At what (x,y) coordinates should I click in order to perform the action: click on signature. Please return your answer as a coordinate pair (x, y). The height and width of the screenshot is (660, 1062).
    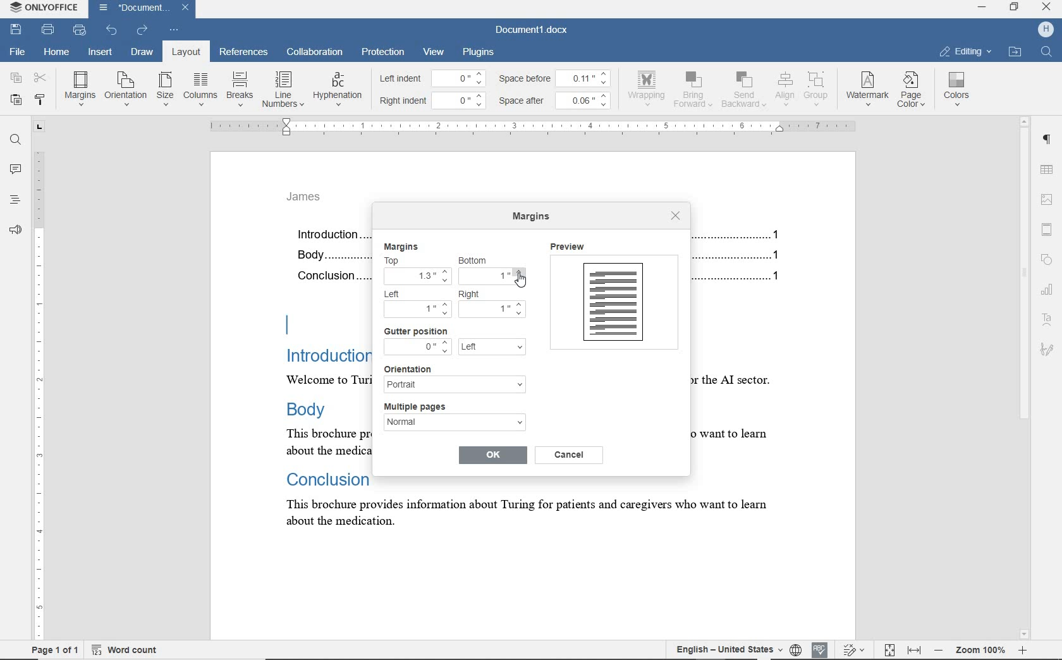
    Looking at the image, I should click on (1046, 348).